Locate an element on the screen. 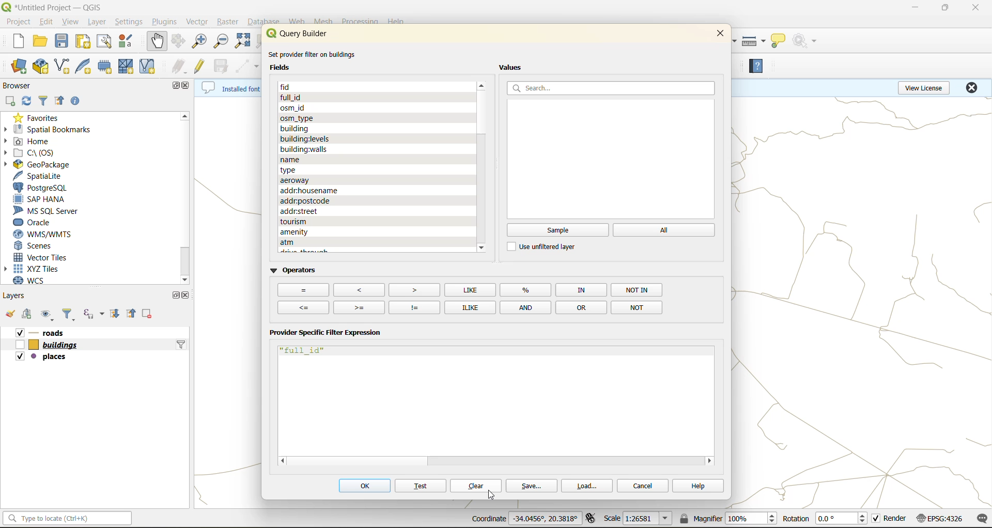 This screenshot has width=992, height=528. zoom in is located at coordinates (198, 41).